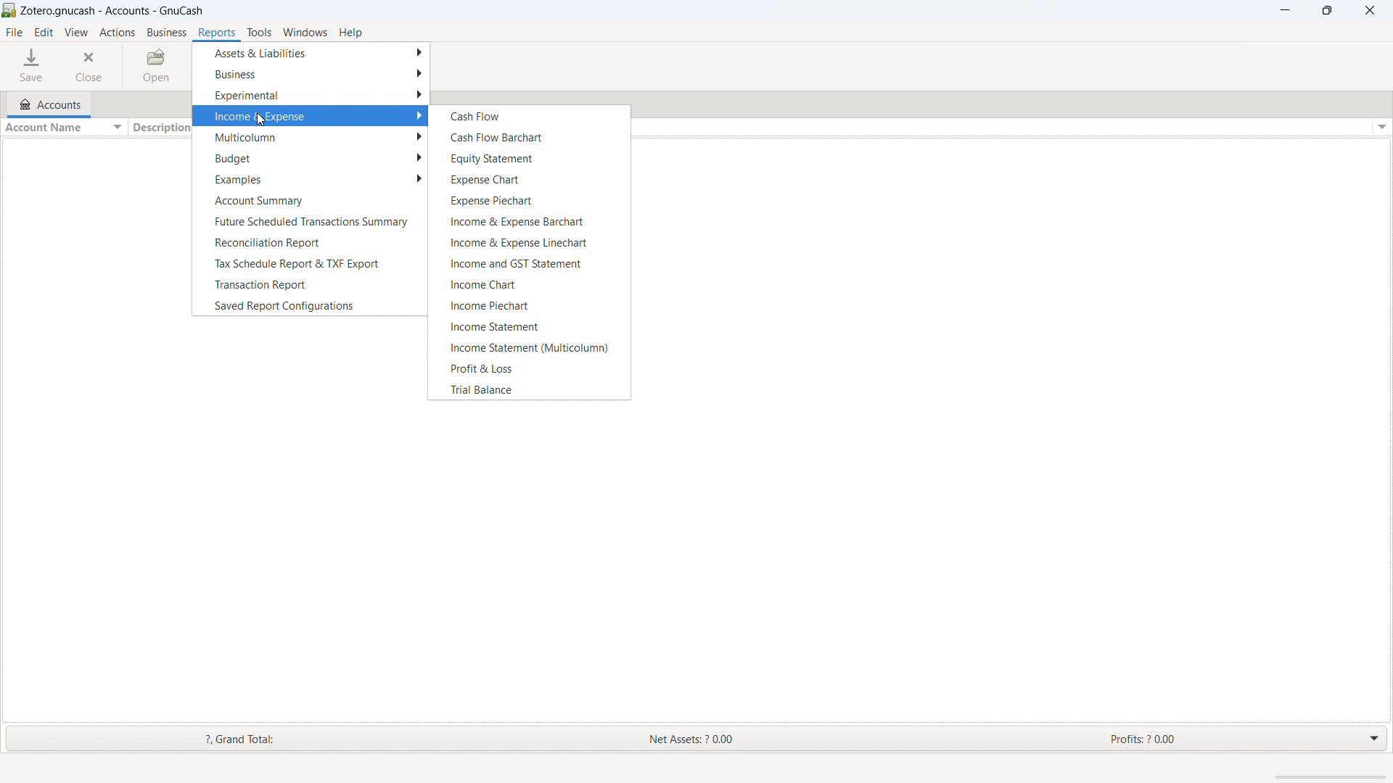 This screenshot has width=1393, height=783. Describe the element at coordinates (77, 32) in the screenshot. I see `view` at that location.